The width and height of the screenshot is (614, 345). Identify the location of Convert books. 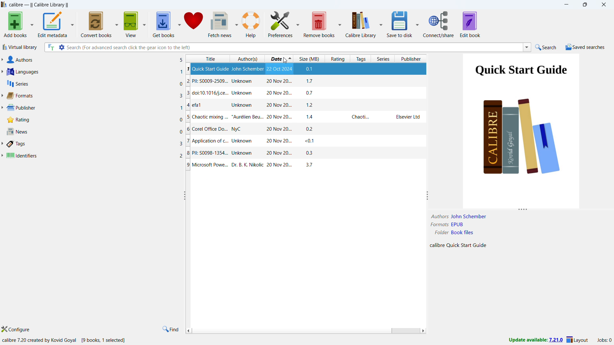
(97, 23).